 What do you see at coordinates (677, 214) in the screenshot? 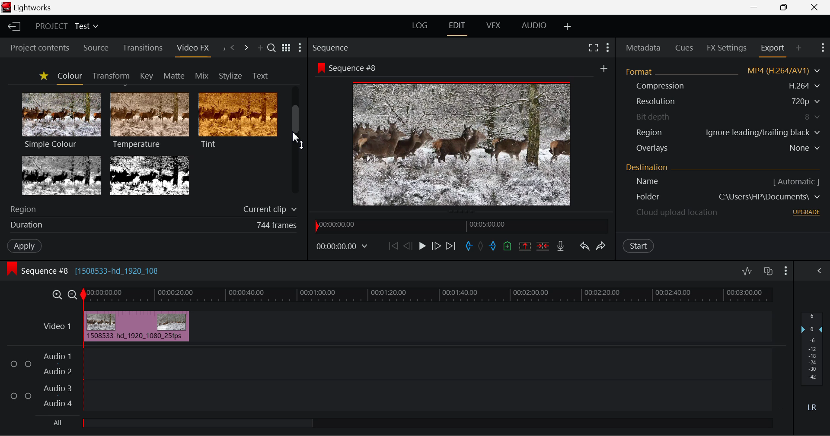
I see `Cloud upload location - upgrade` at bounding box center [677, 214].